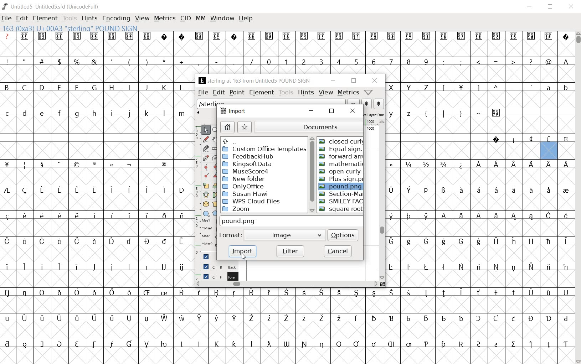  What do you see at coordinates (217, 344) in the screenshot?
I see `Symbol` at bounding box center [217, 344].